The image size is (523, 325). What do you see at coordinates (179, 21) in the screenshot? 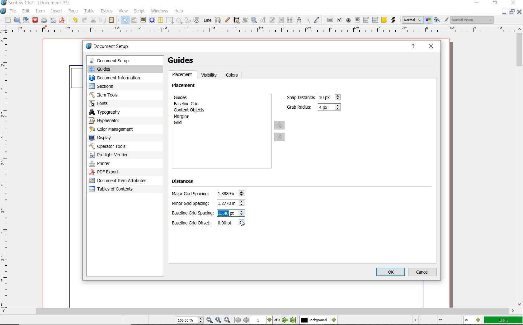
I see `polygon` at bounding box center [179, 21].